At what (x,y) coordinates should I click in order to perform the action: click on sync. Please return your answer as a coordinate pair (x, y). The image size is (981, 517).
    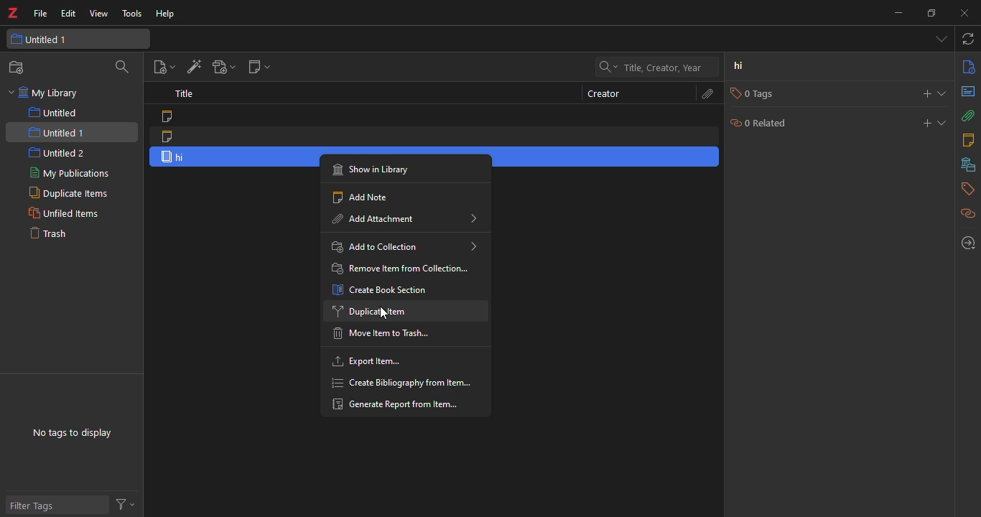
    Looking at the image, I should click on (967, 38).